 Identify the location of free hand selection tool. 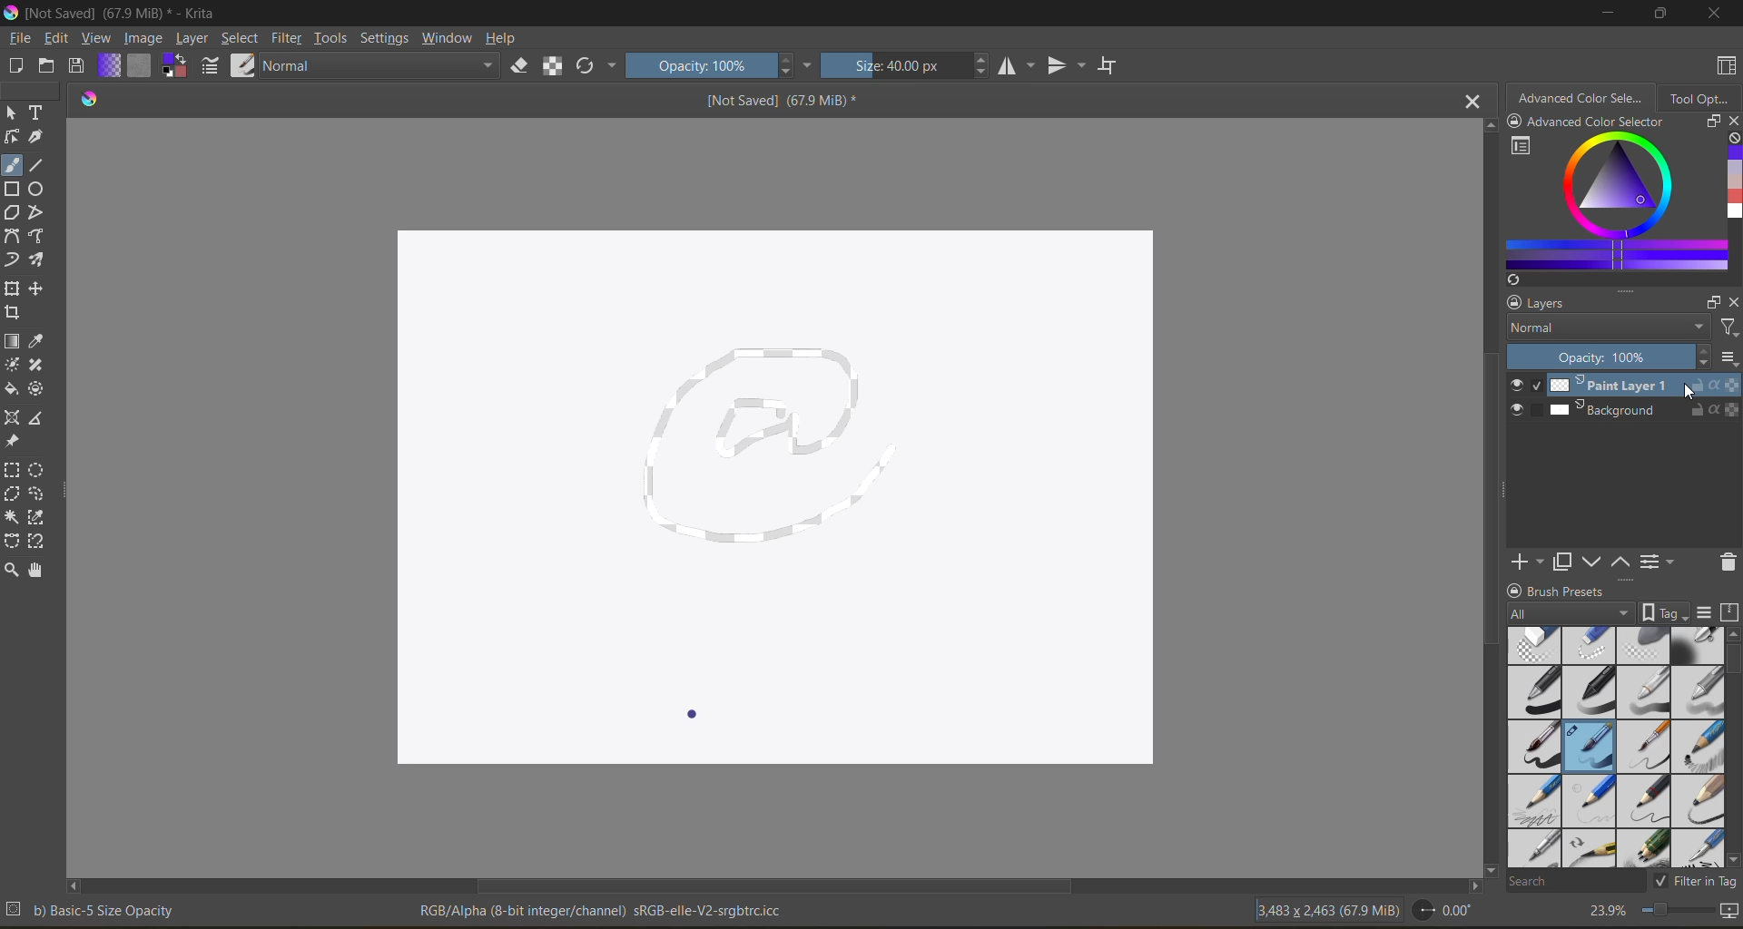
(37, 493).